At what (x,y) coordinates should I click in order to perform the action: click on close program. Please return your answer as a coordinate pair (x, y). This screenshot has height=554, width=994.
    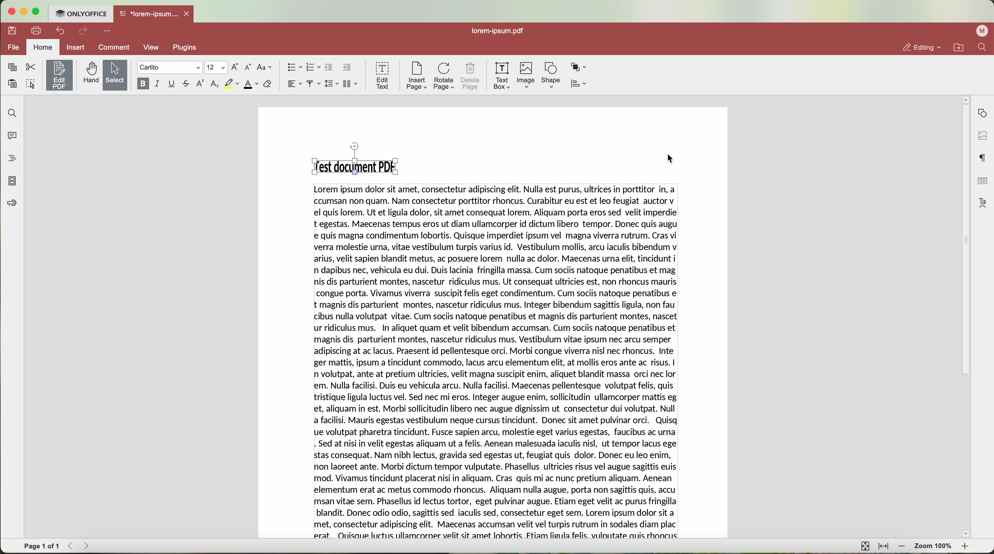
    Looking at the image, I should click on (13, 11).